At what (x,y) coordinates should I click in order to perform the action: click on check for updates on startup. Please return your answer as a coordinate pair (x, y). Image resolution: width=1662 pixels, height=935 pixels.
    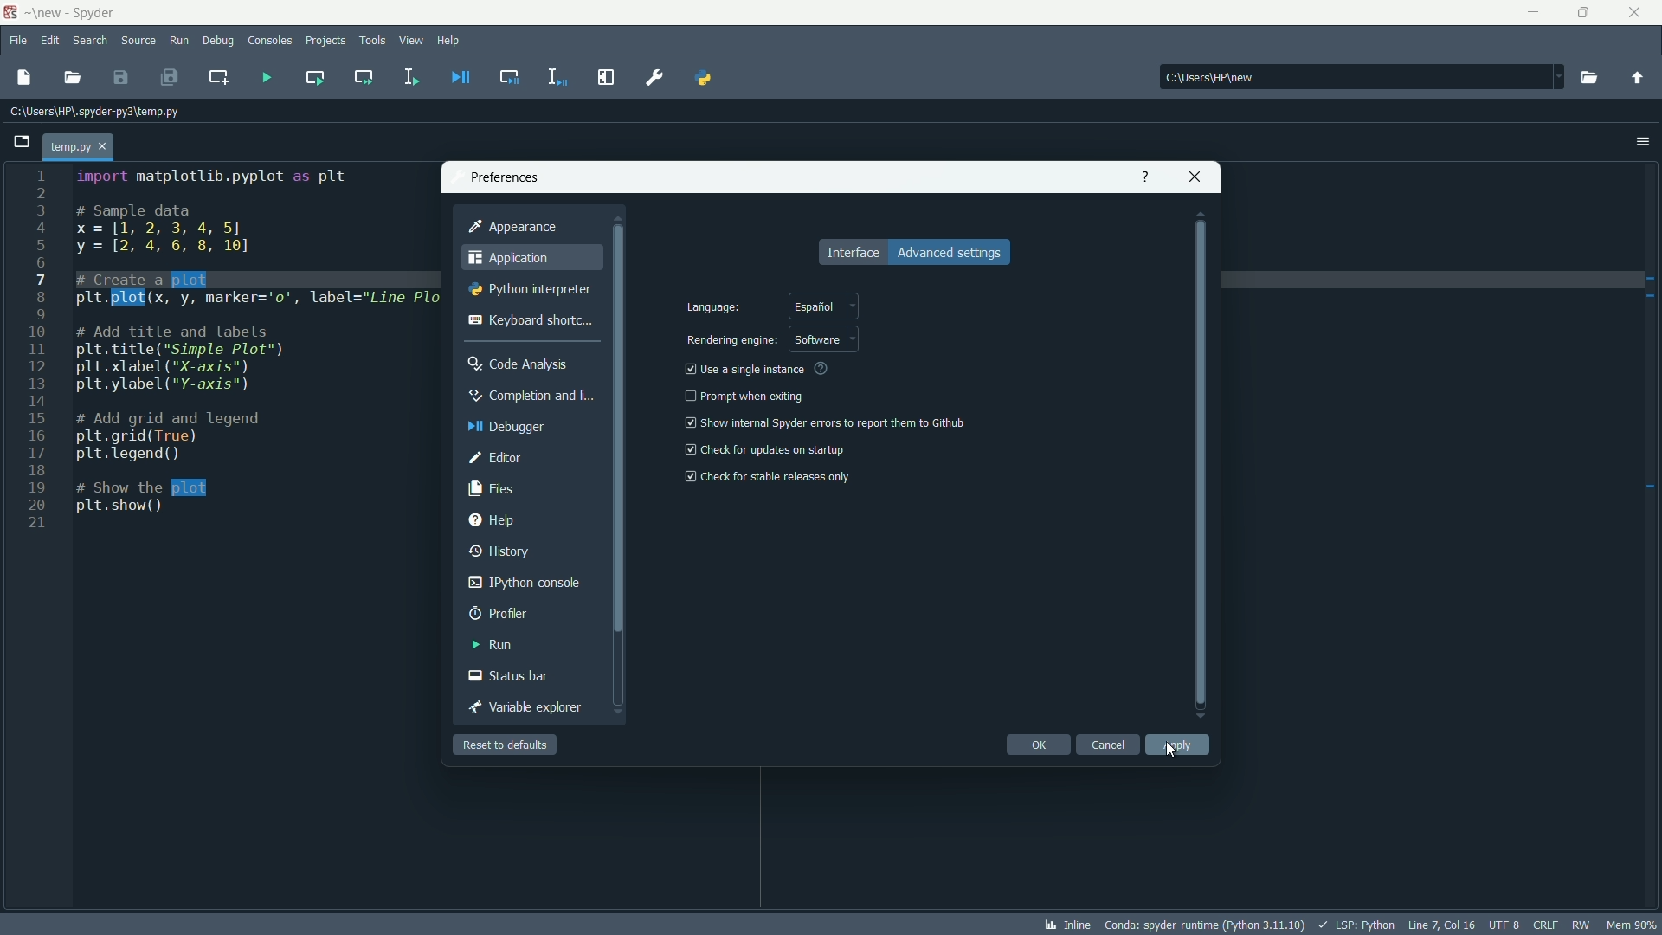
    Looking at the image, I should click on (775, 451).